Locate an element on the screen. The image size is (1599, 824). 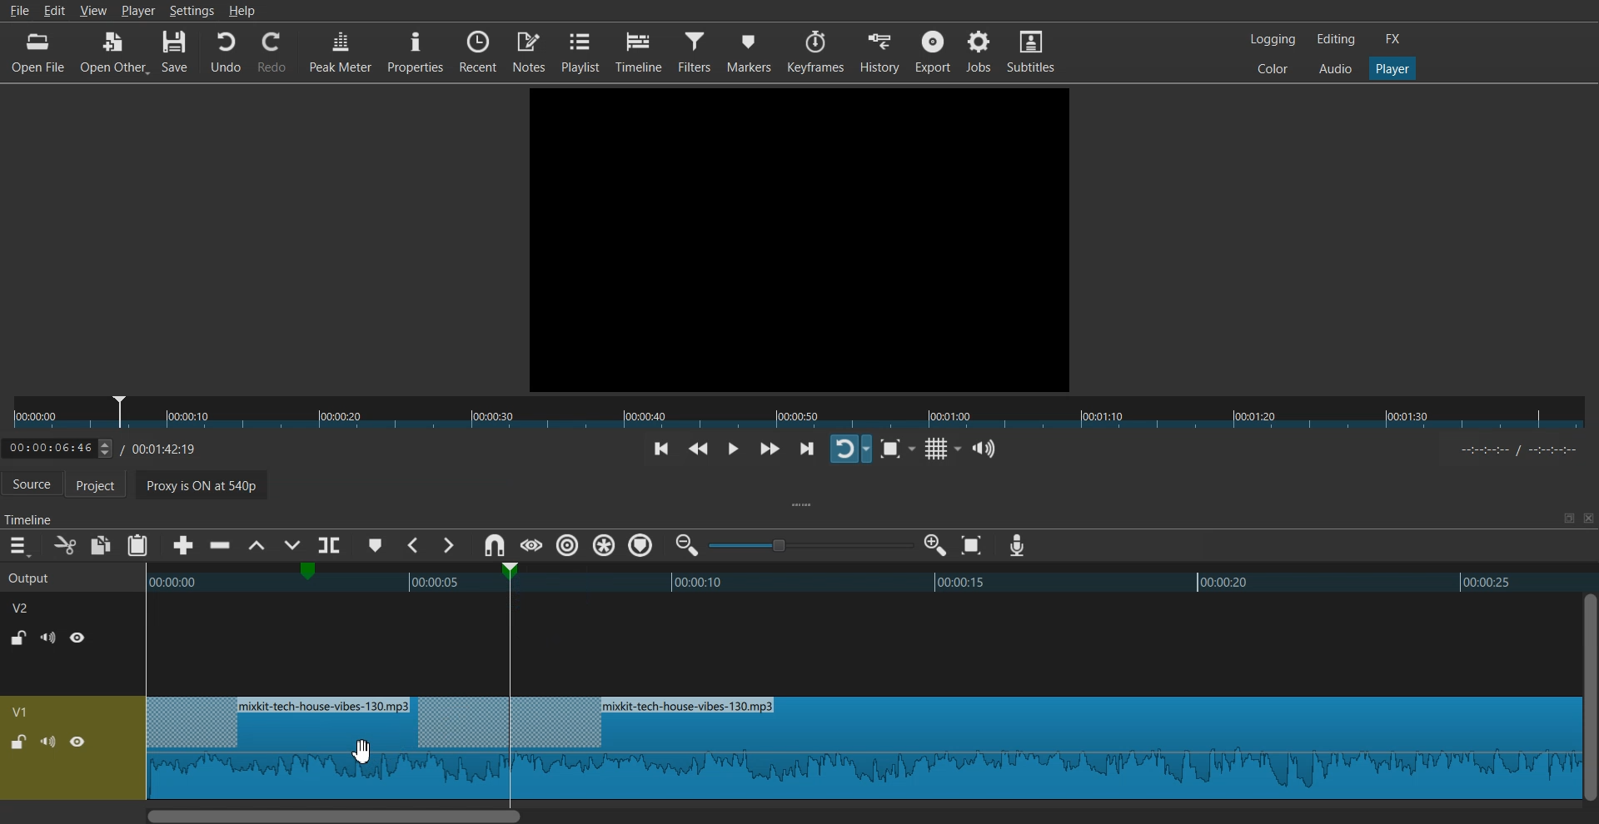
Skip to next point is located at coordinates (809, 450).